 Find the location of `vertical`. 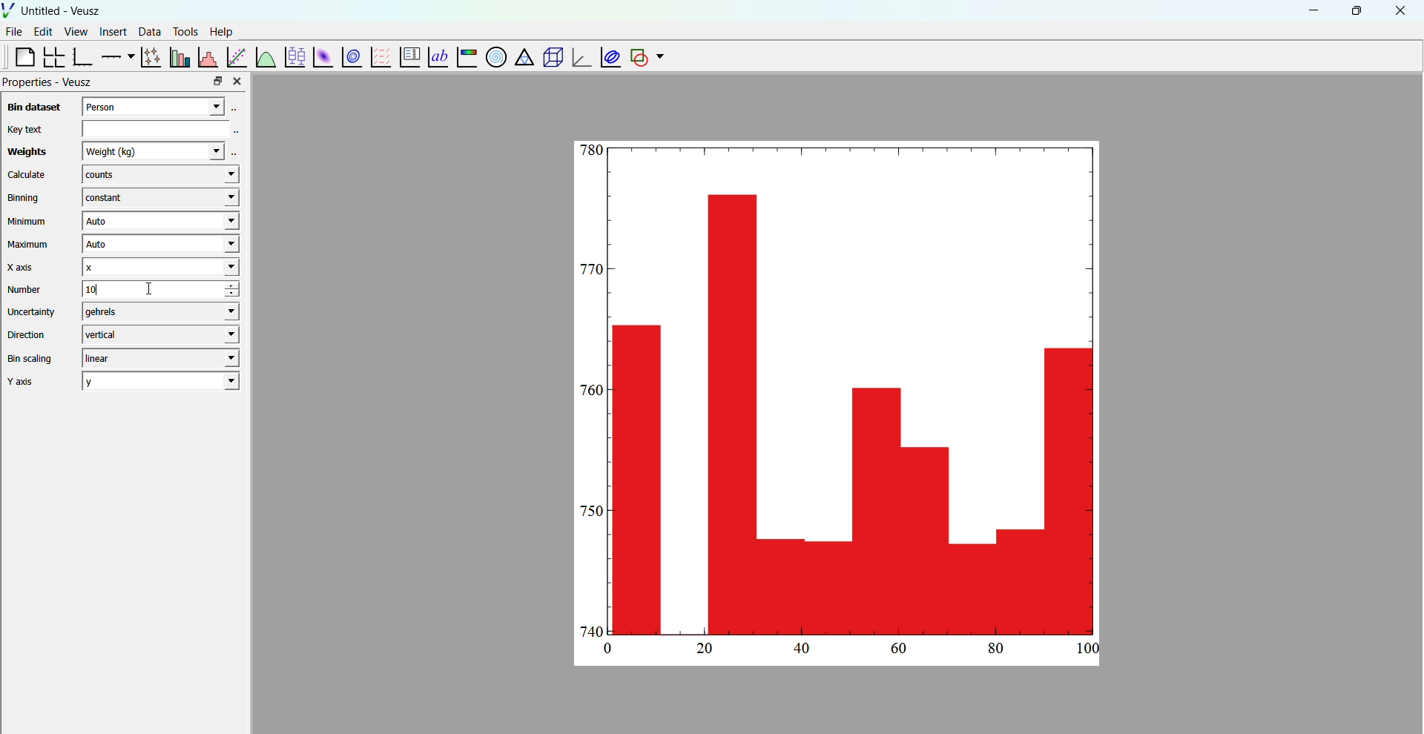

vertical is located at coordinates (159, 334).